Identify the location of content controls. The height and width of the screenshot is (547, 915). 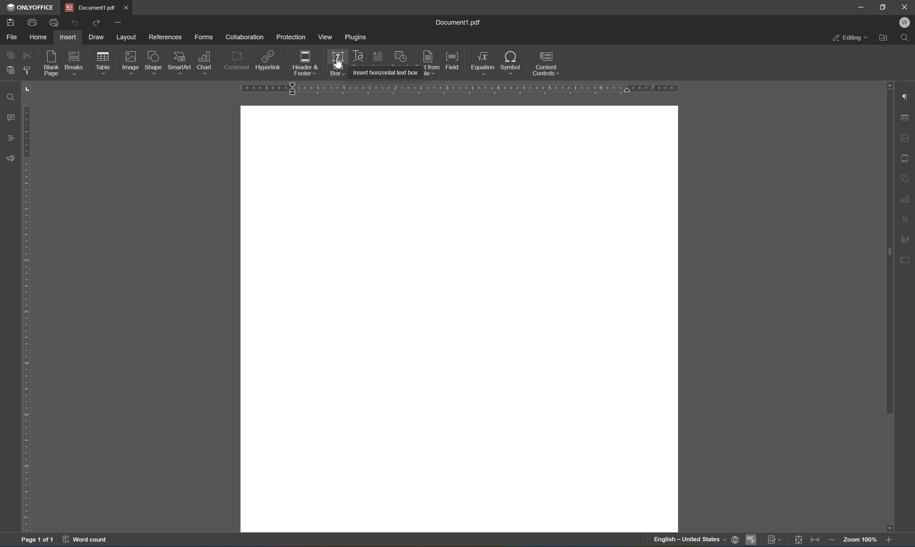
(548, 63).